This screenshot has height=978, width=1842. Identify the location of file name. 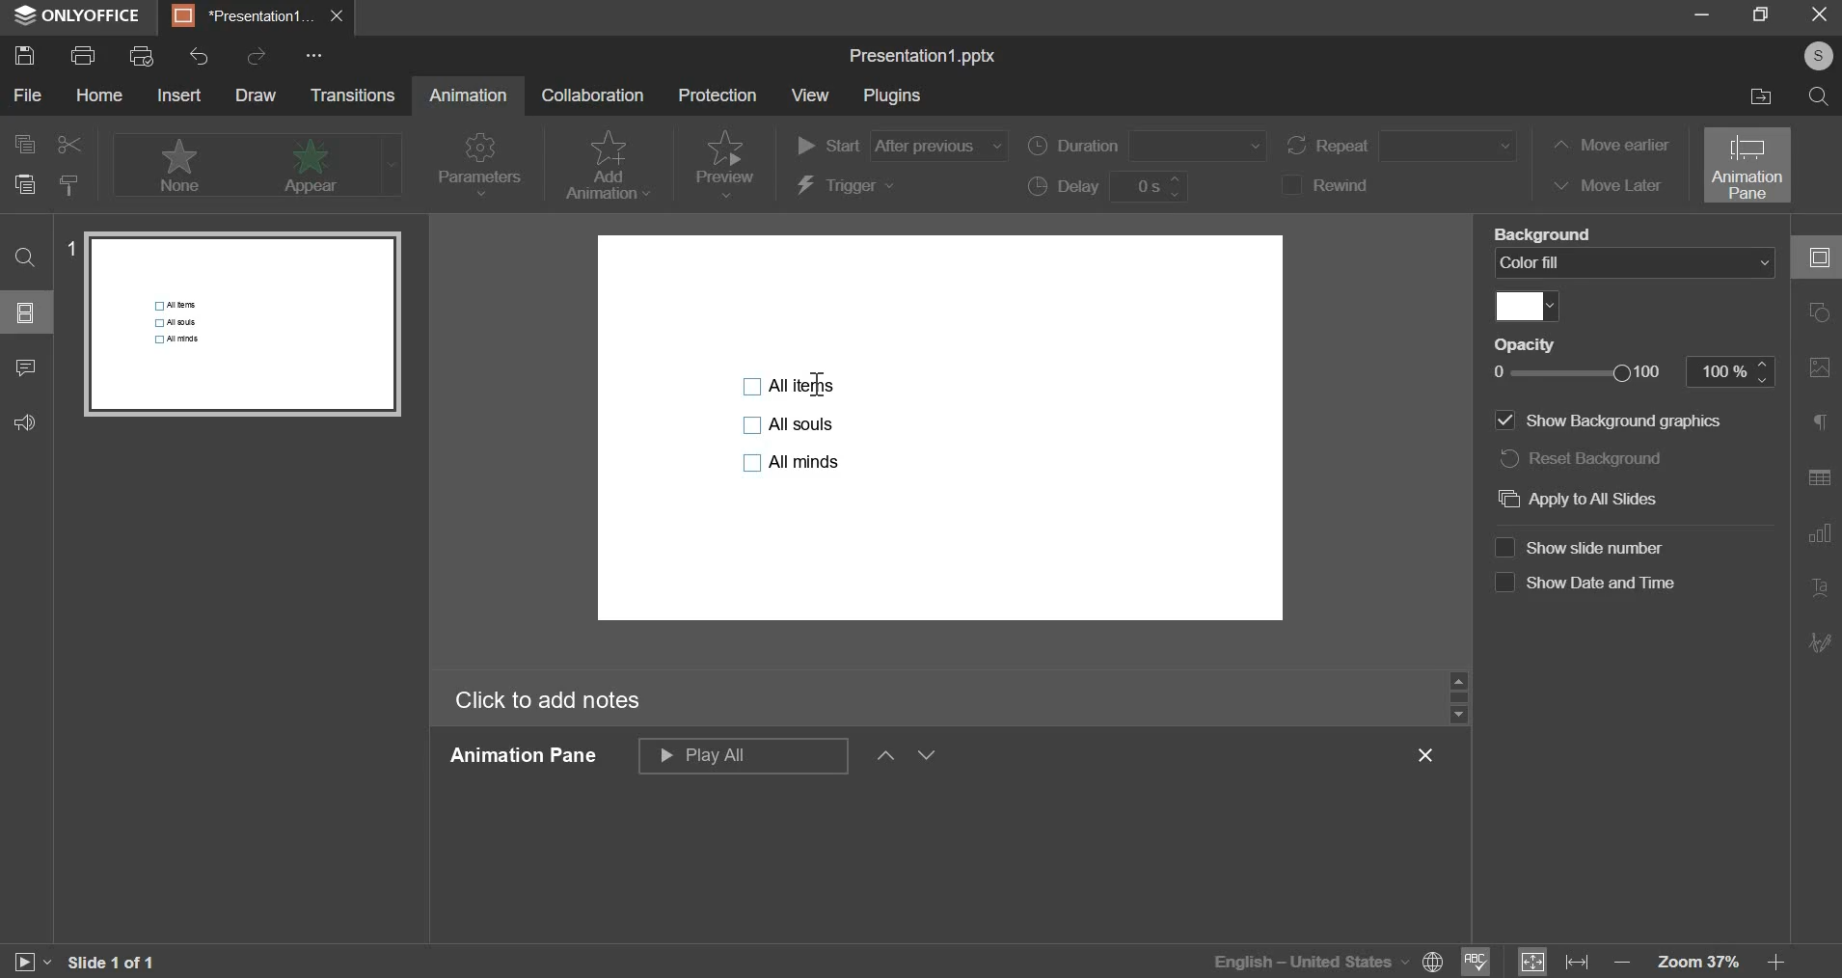
(923, 57).